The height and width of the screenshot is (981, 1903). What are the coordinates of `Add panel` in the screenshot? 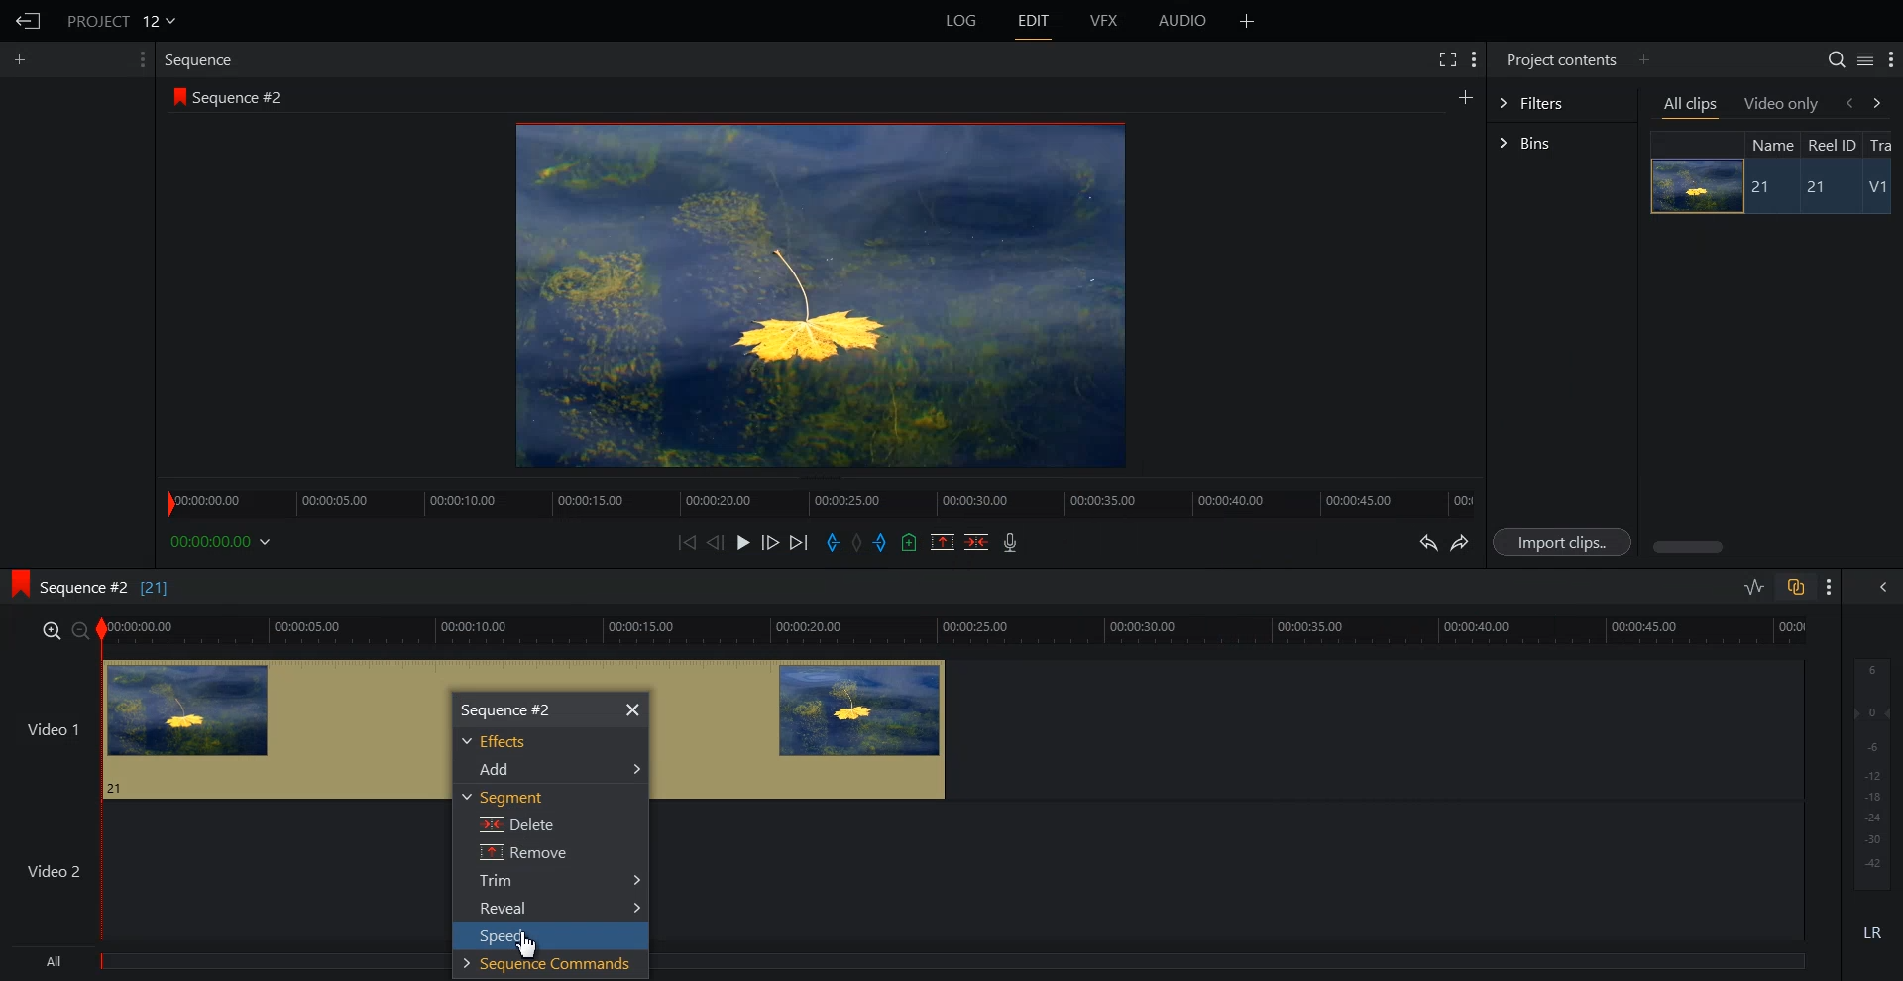 It's located at (1643, 59).